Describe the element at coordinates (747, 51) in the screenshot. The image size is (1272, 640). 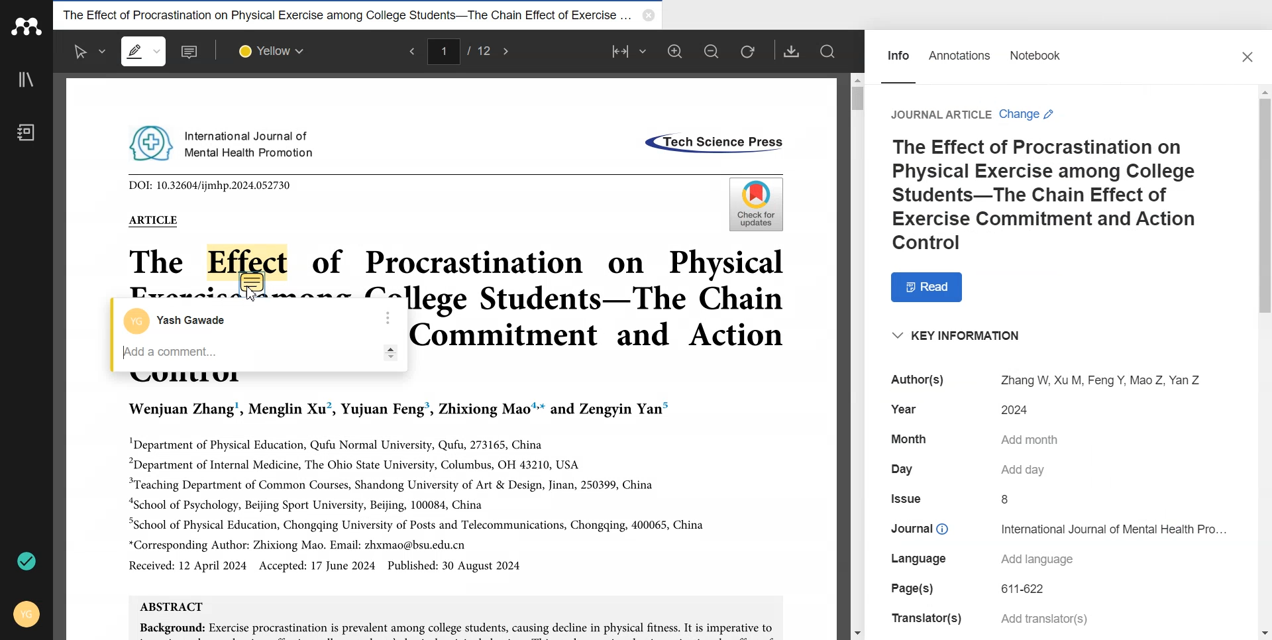
I see `Refresh` at that location.